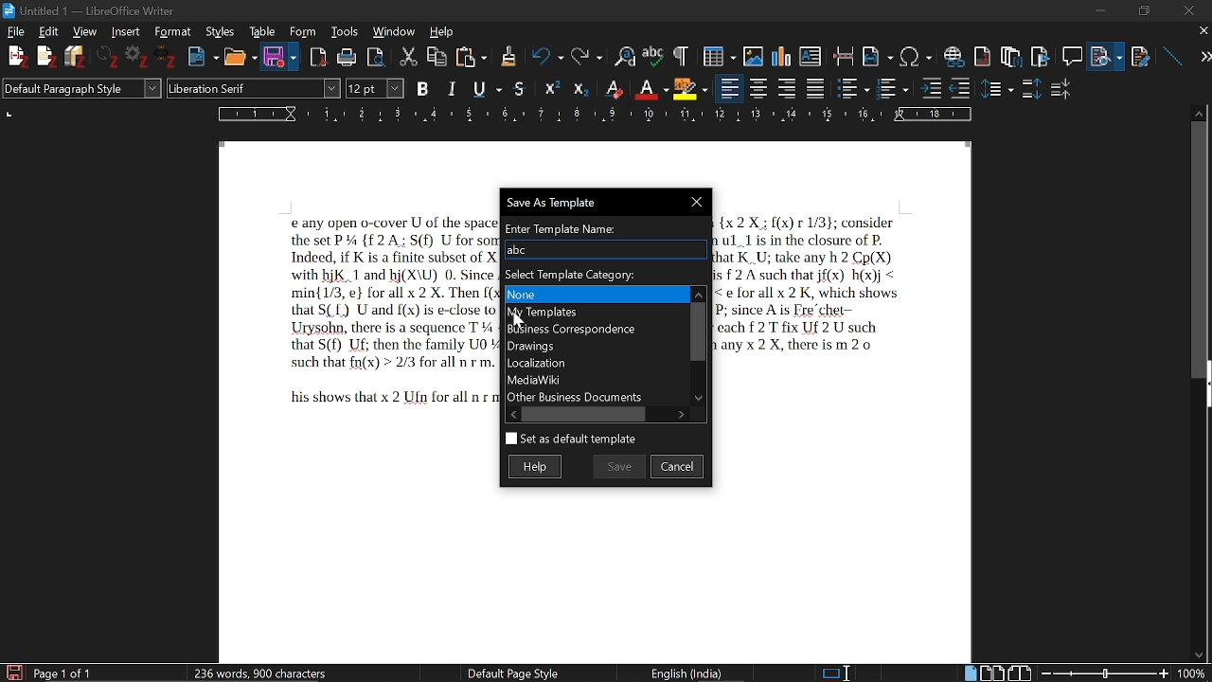  I want to click on Horizontal scrollbar, so click(587, 414).